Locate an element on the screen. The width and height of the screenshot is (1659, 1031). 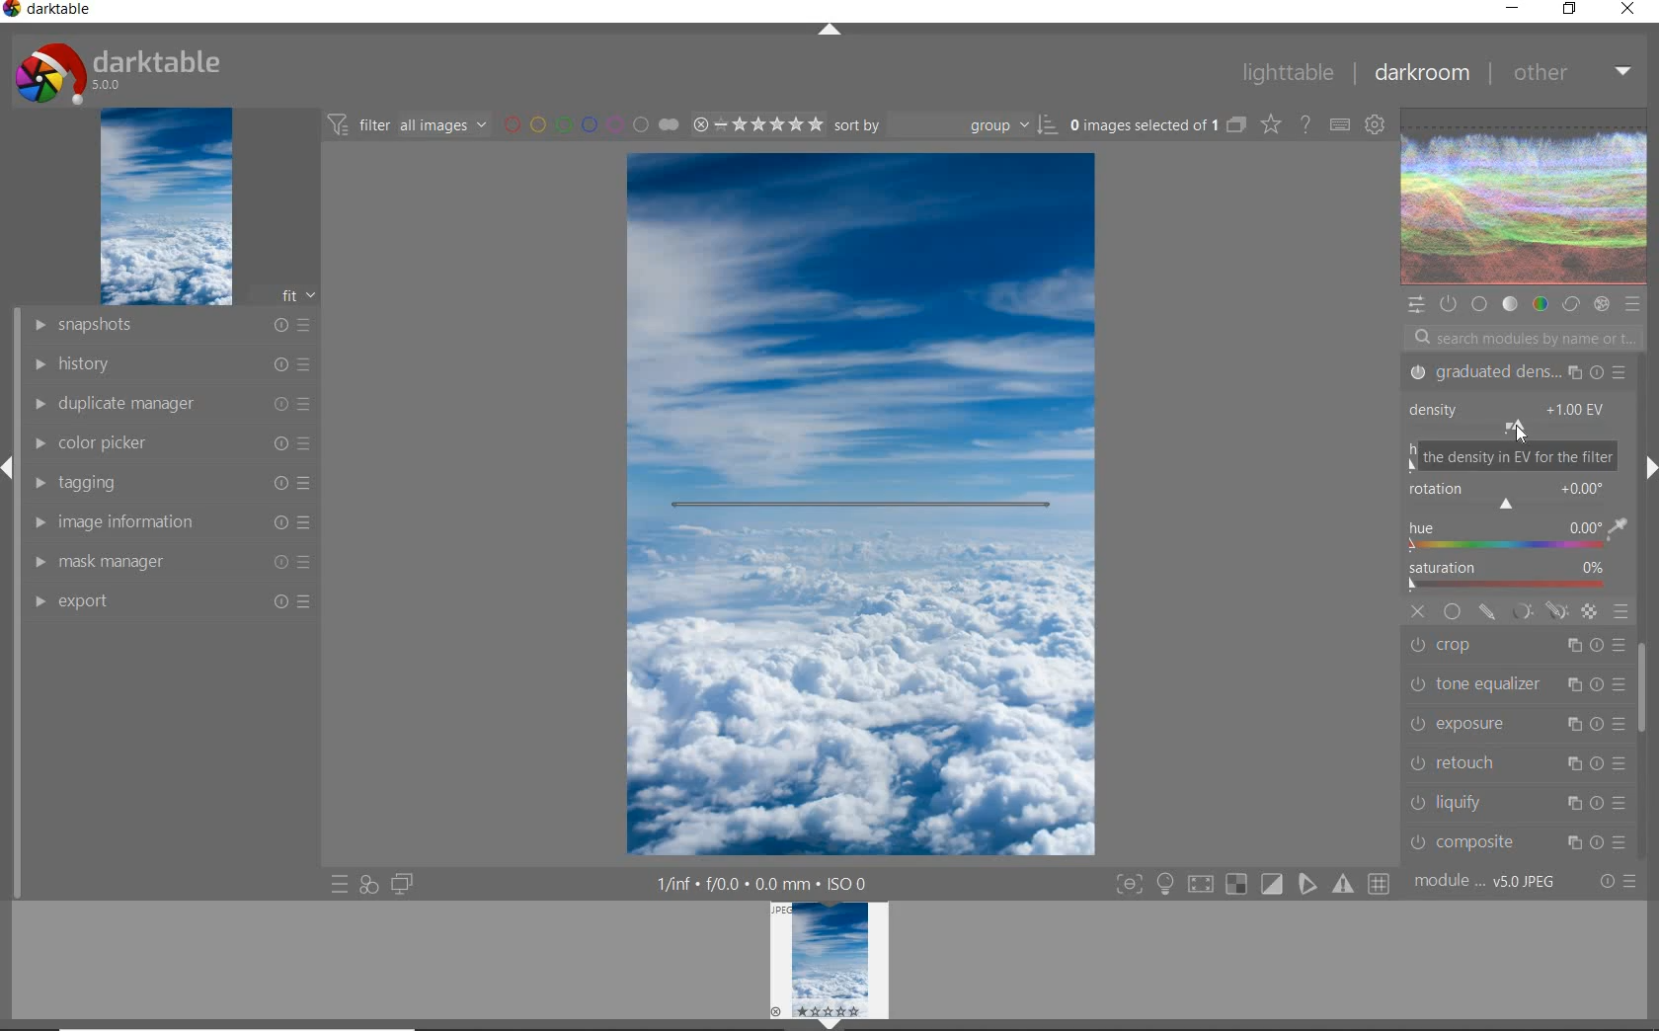
IMAGE PREVIEW is located at coordinates (829, 959).